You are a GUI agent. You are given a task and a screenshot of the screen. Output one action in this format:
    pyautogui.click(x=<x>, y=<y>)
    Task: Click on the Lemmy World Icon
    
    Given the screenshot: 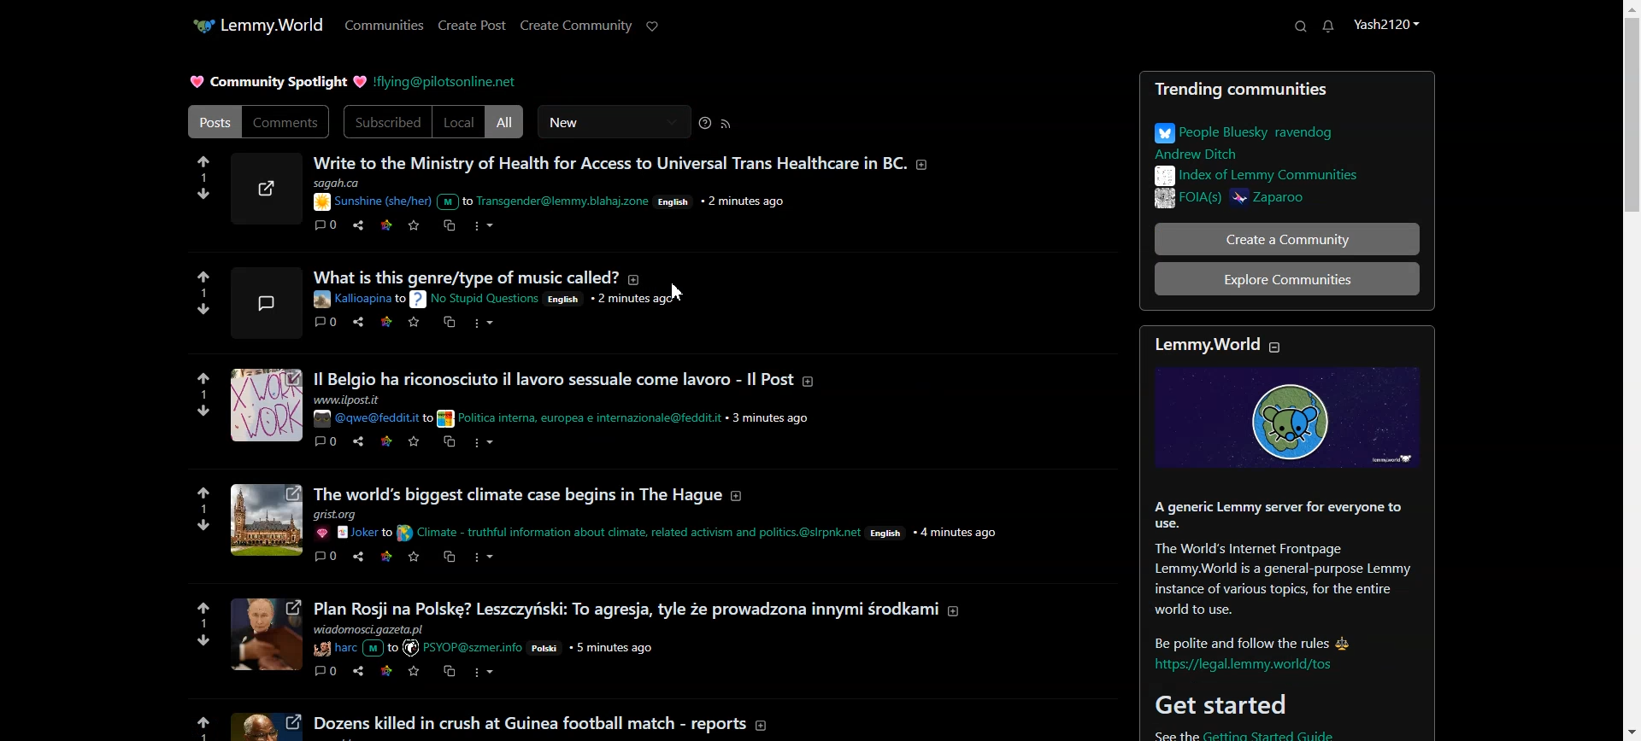 What is the action you would take?
    pyautogui.click(x=188, y=22)
    